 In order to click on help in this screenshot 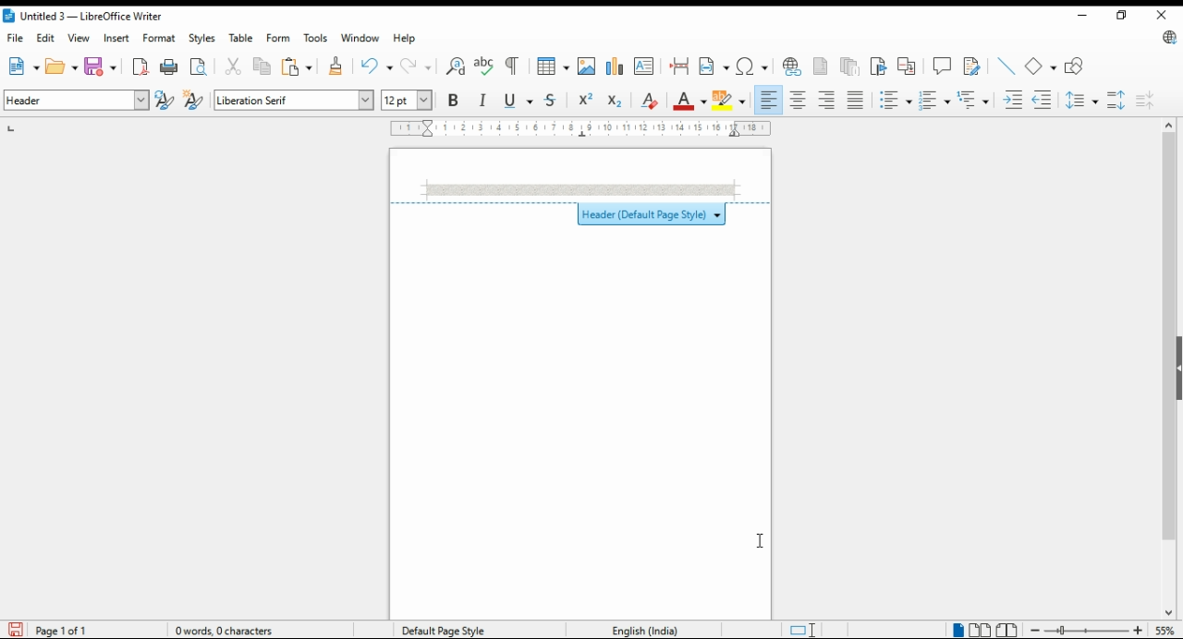, I will do `click(406, 38)`.